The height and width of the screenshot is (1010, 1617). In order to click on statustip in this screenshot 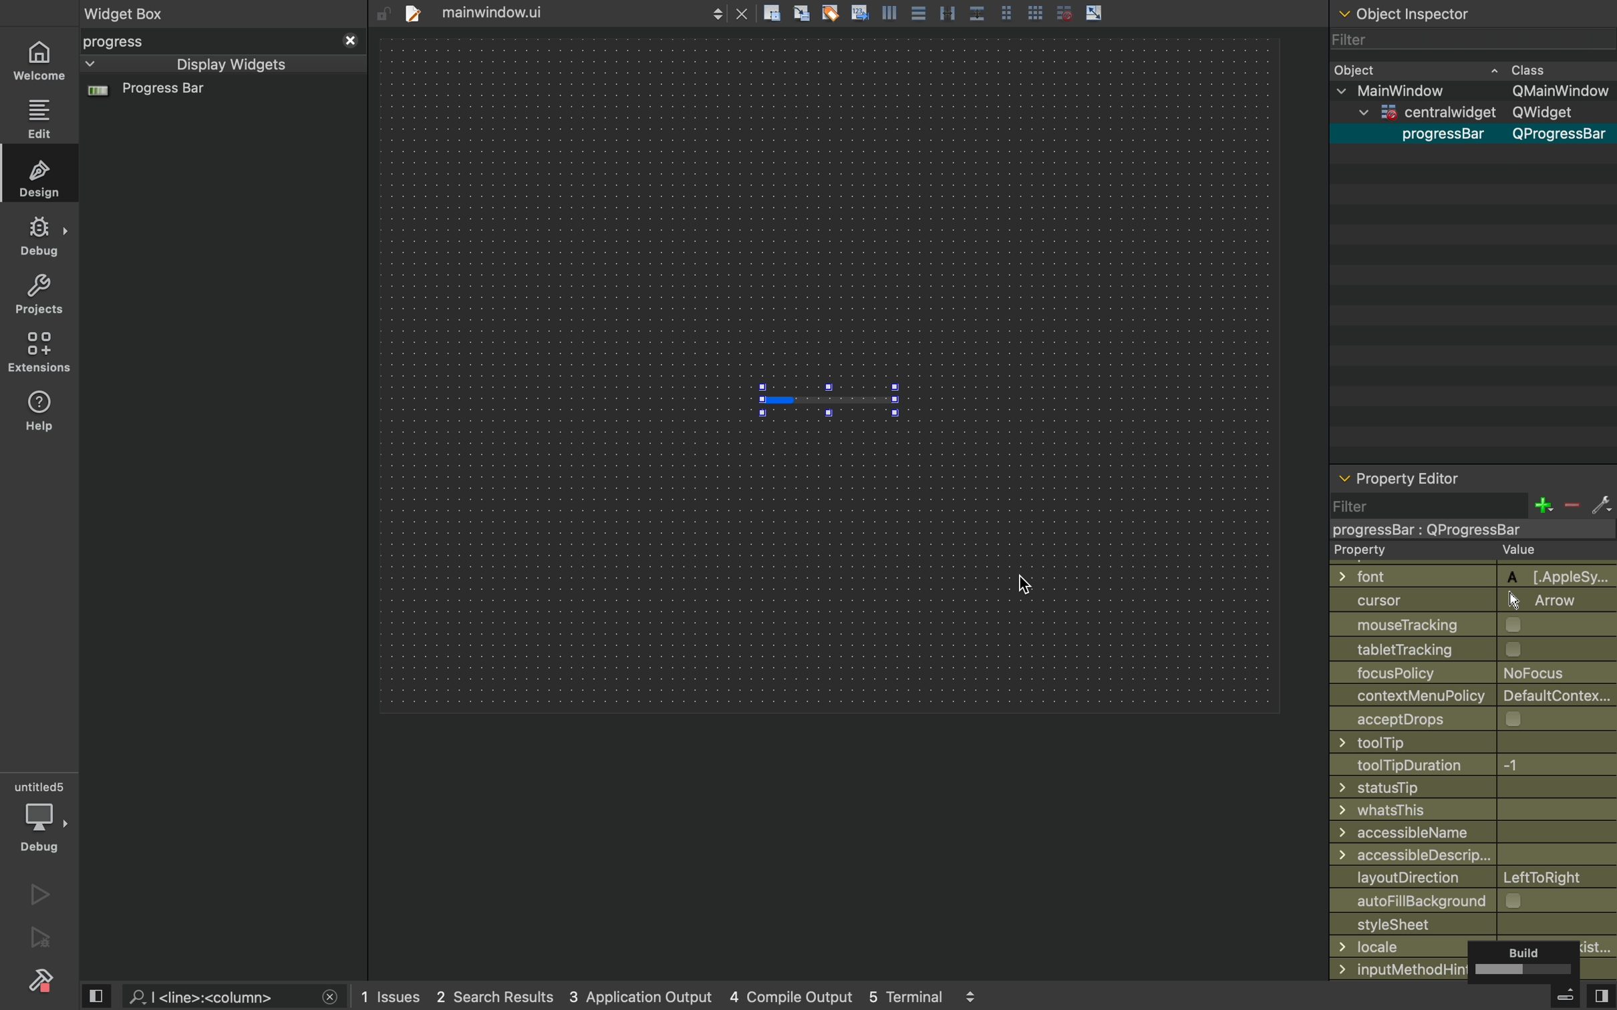, I will do `click(1468, 787)`.